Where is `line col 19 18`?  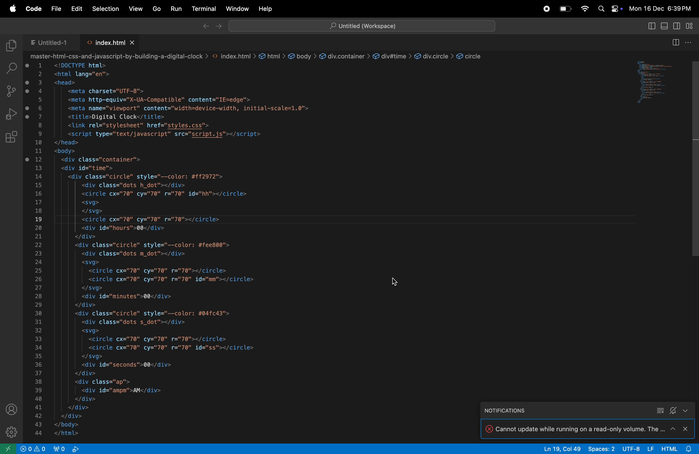
line col 19 18 is located at coordinates (563, 448).